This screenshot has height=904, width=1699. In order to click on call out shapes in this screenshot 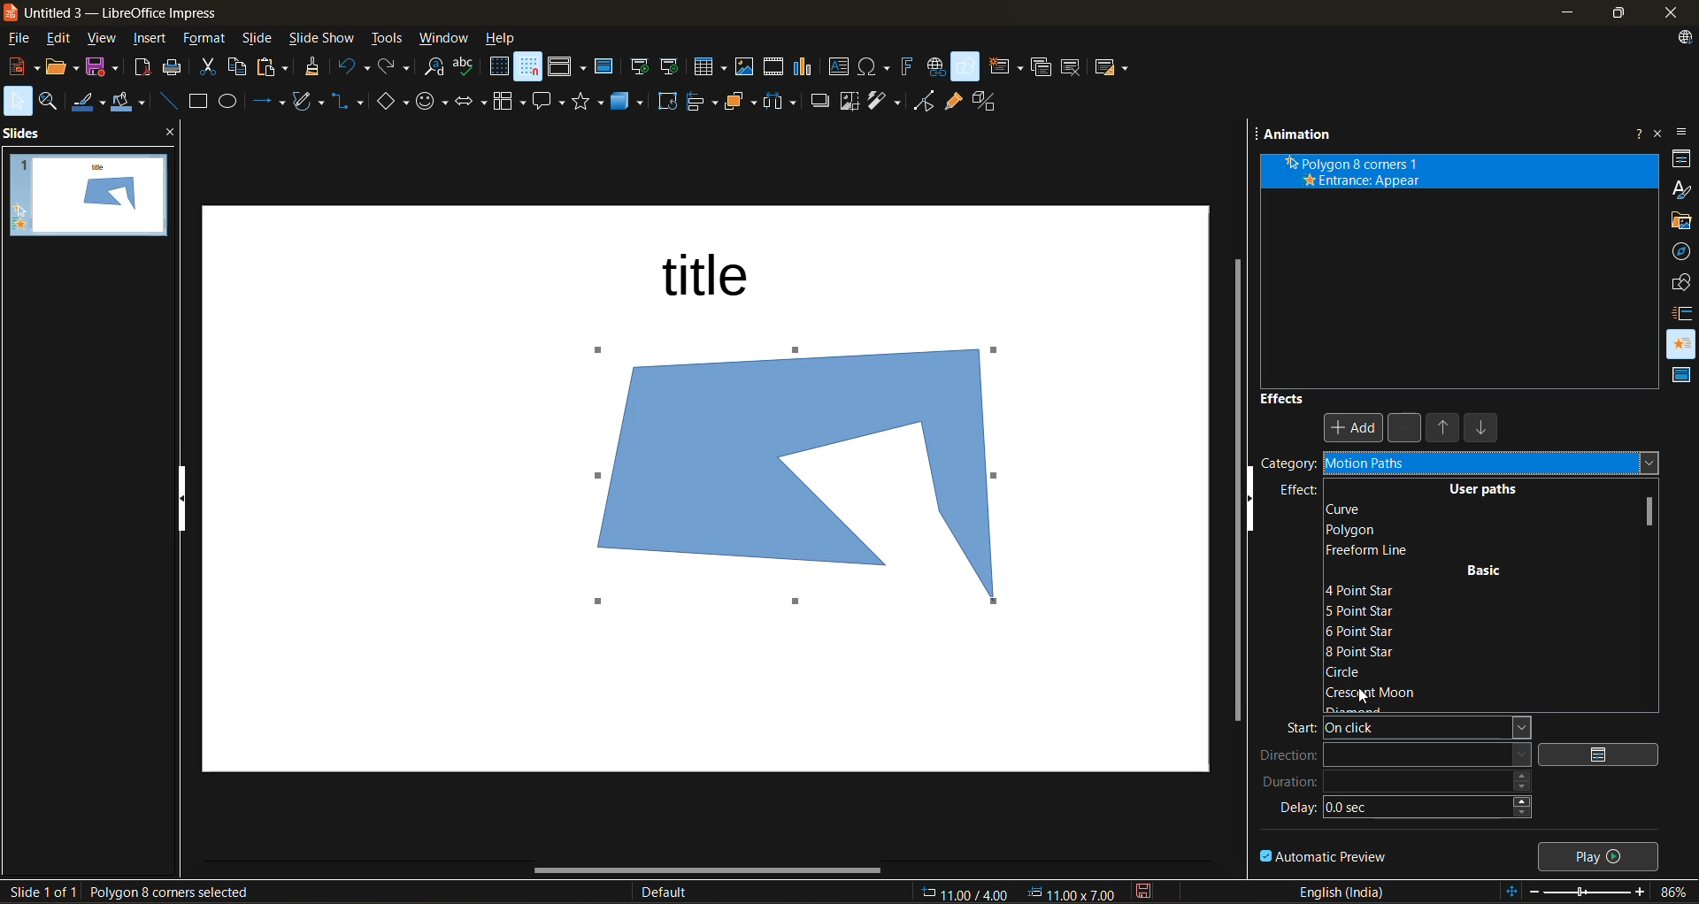, I will do `click(551, 102)`.